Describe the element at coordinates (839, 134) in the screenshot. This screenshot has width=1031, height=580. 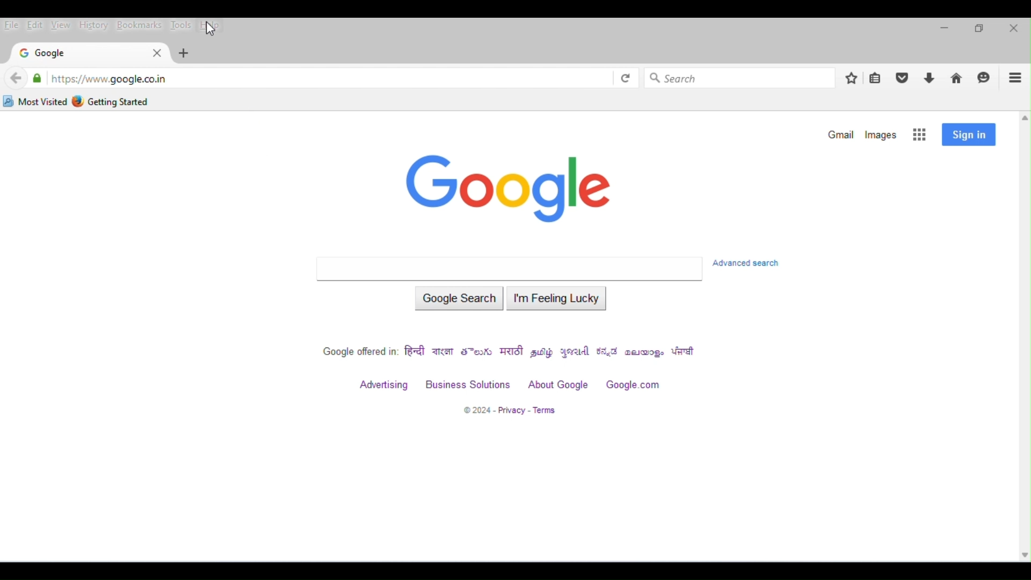
I see `gmail` at that location.